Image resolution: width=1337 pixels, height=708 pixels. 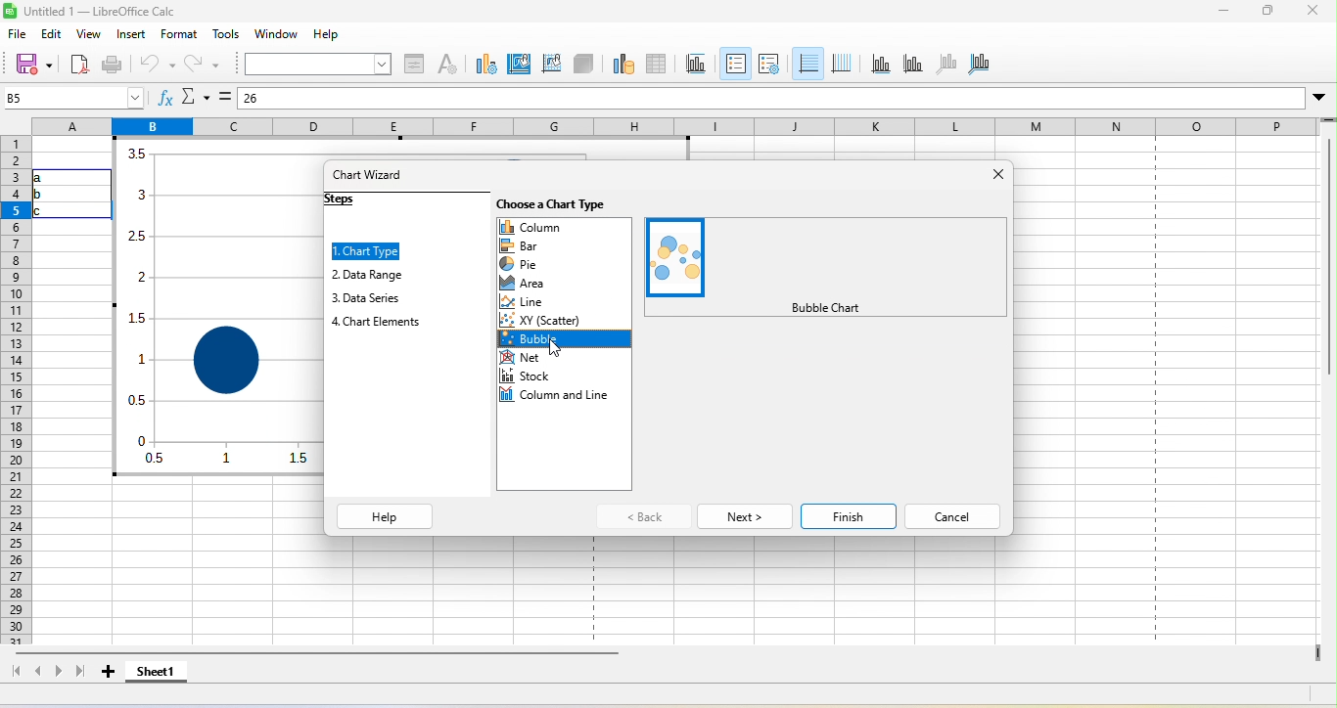 I want to click on save, so click(x=36, y=65).